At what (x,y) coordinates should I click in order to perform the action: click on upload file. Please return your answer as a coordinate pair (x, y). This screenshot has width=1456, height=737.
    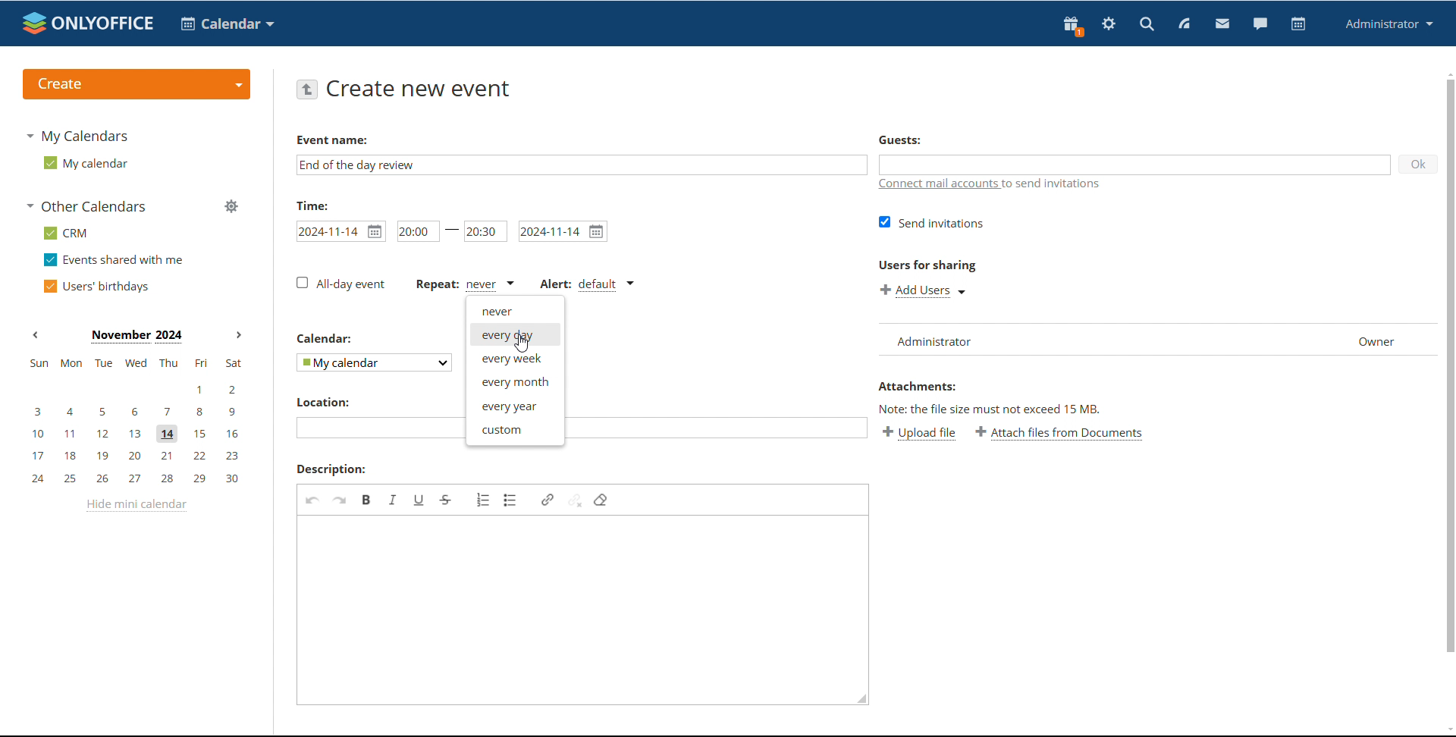
    Looking at the image, I should click on (919, 432).